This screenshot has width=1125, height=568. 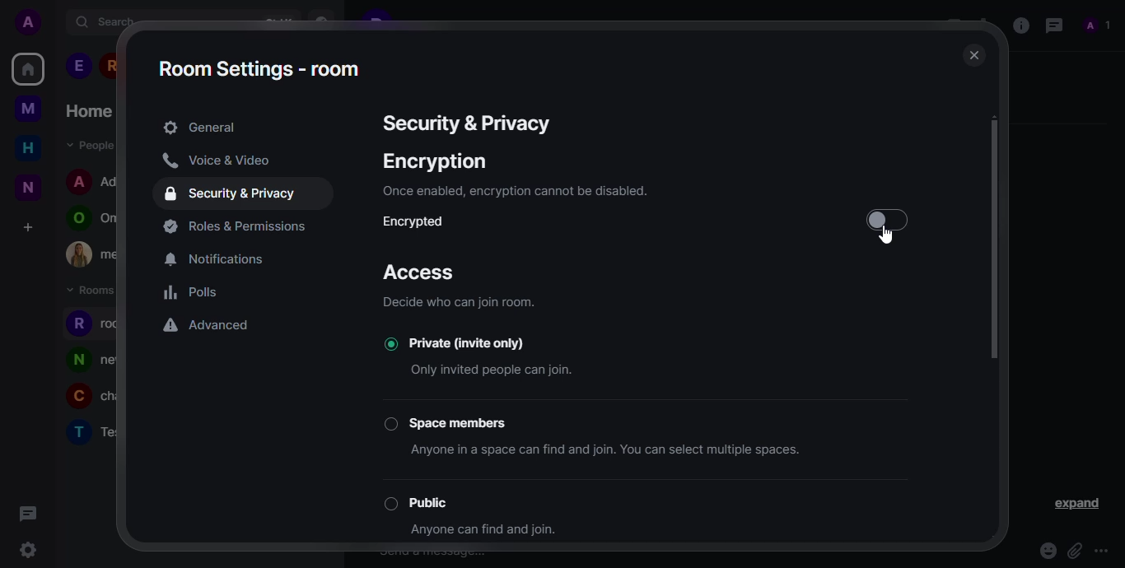 What do you see at coordinates (421, 504) in the screenshot?
I see `public button` at bounding box center [421, 504].